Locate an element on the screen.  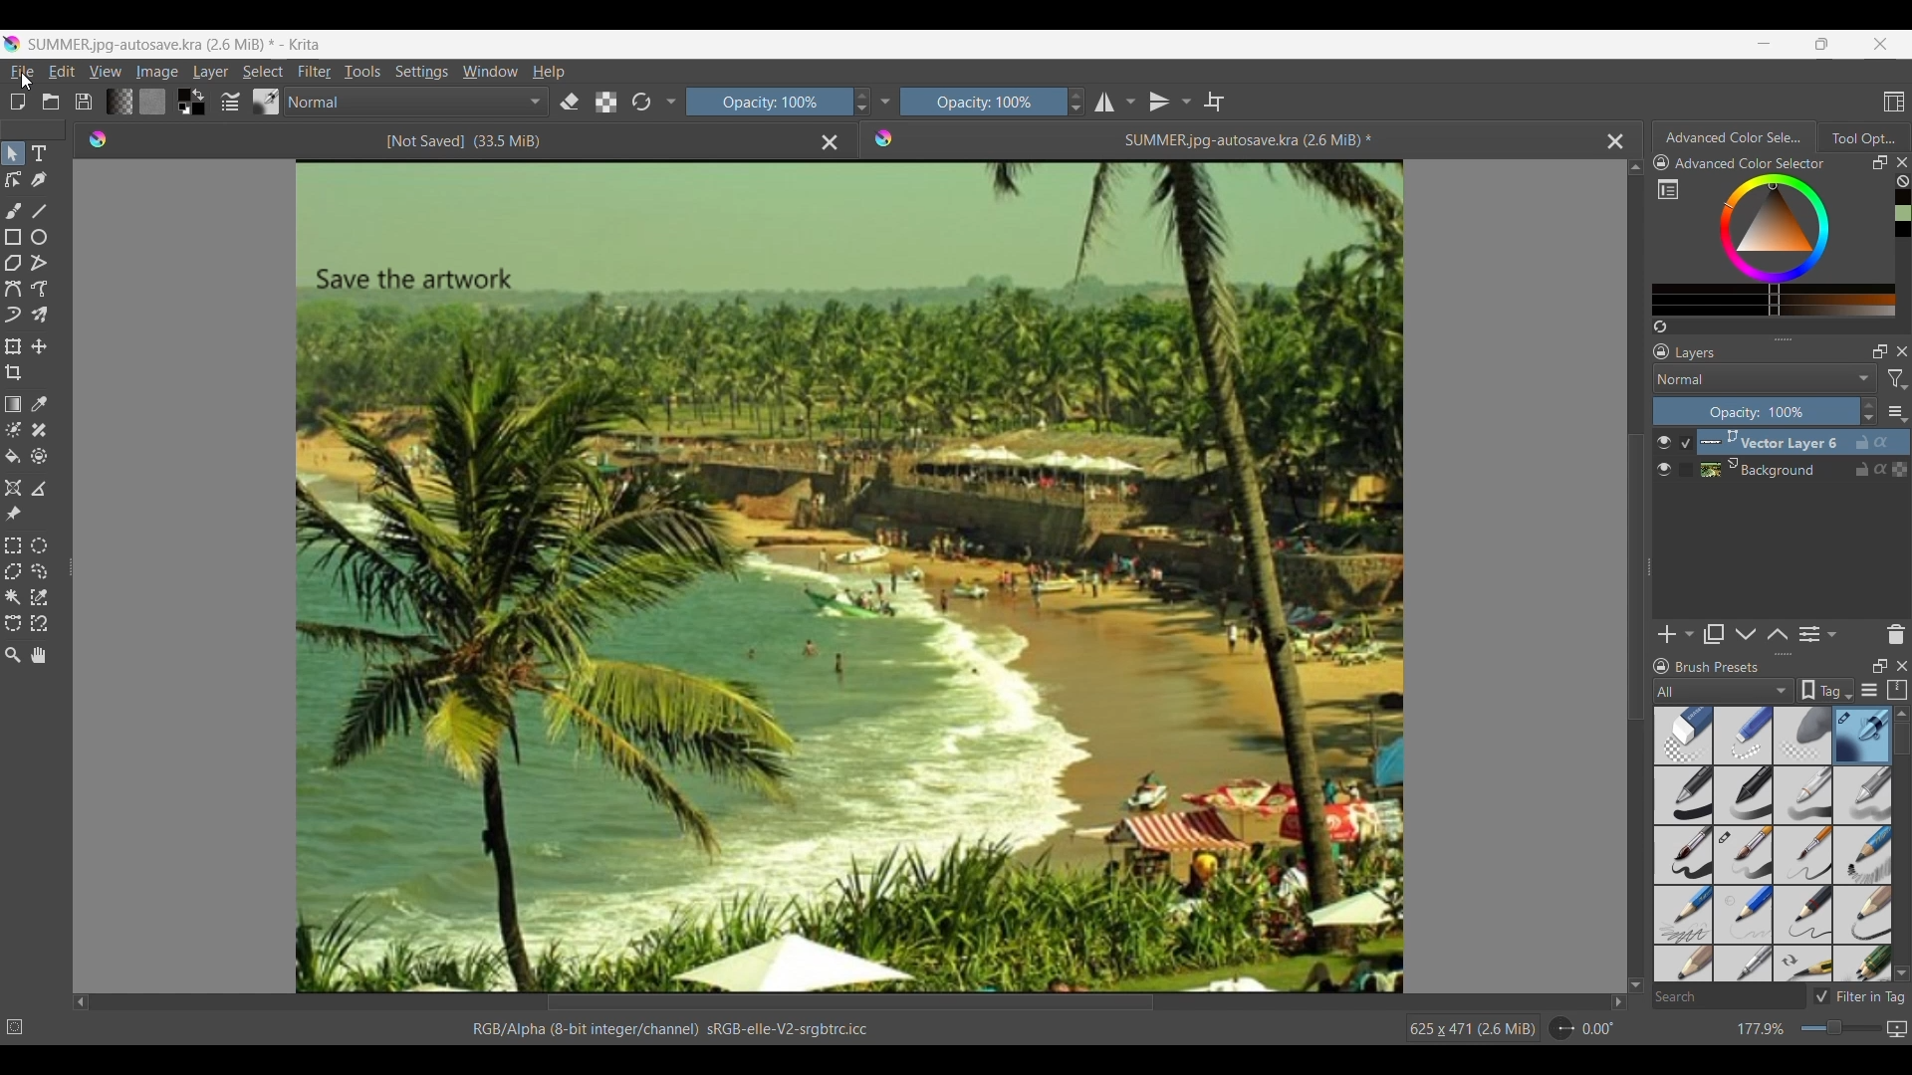
Interchange background and foreground color is located at coordinates (199, 95).